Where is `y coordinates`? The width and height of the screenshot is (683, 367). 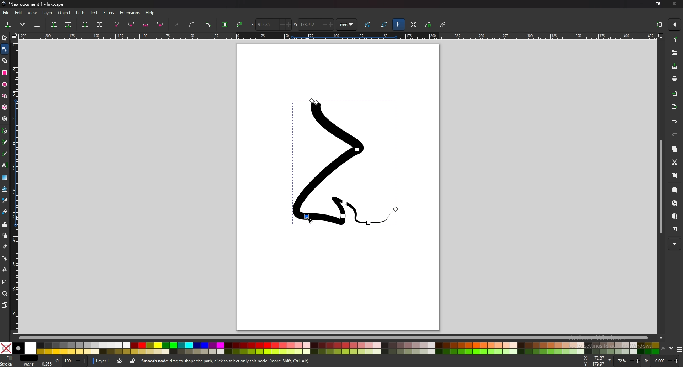 y coordinates is located at coordinates (313, 25).